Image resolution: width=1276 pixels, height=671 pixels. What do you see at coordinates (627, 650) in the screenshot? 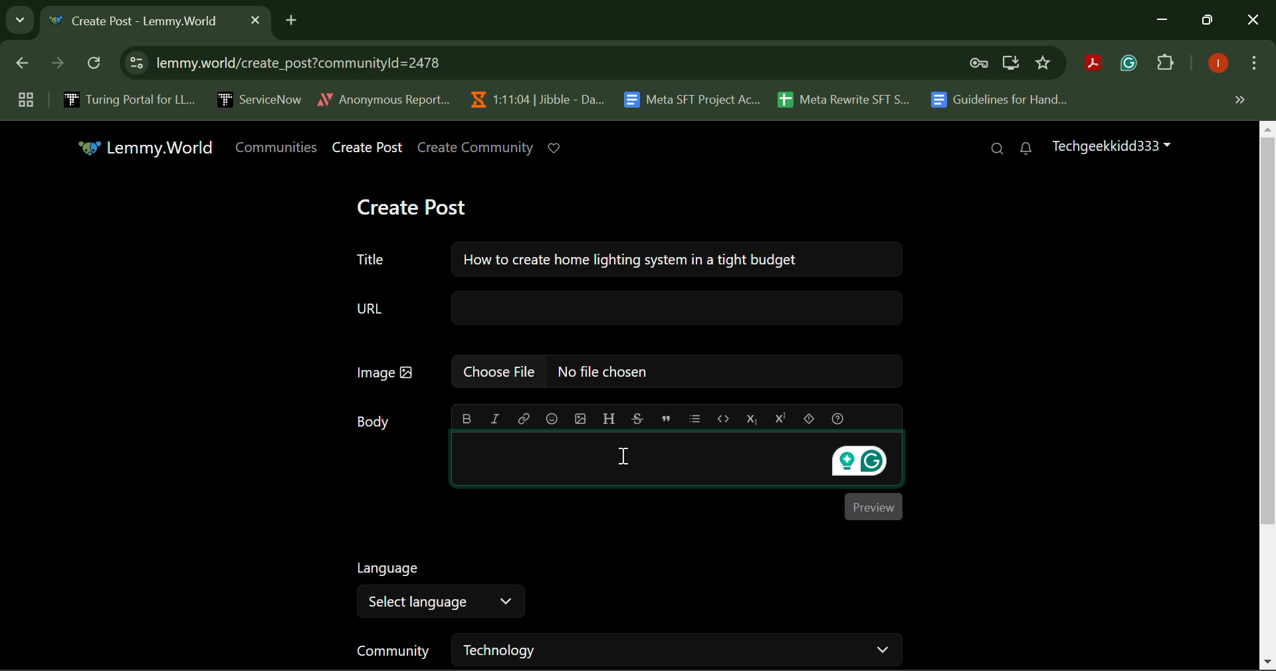
I see `Community Selection Filter ` at bounding box center [627, 650].